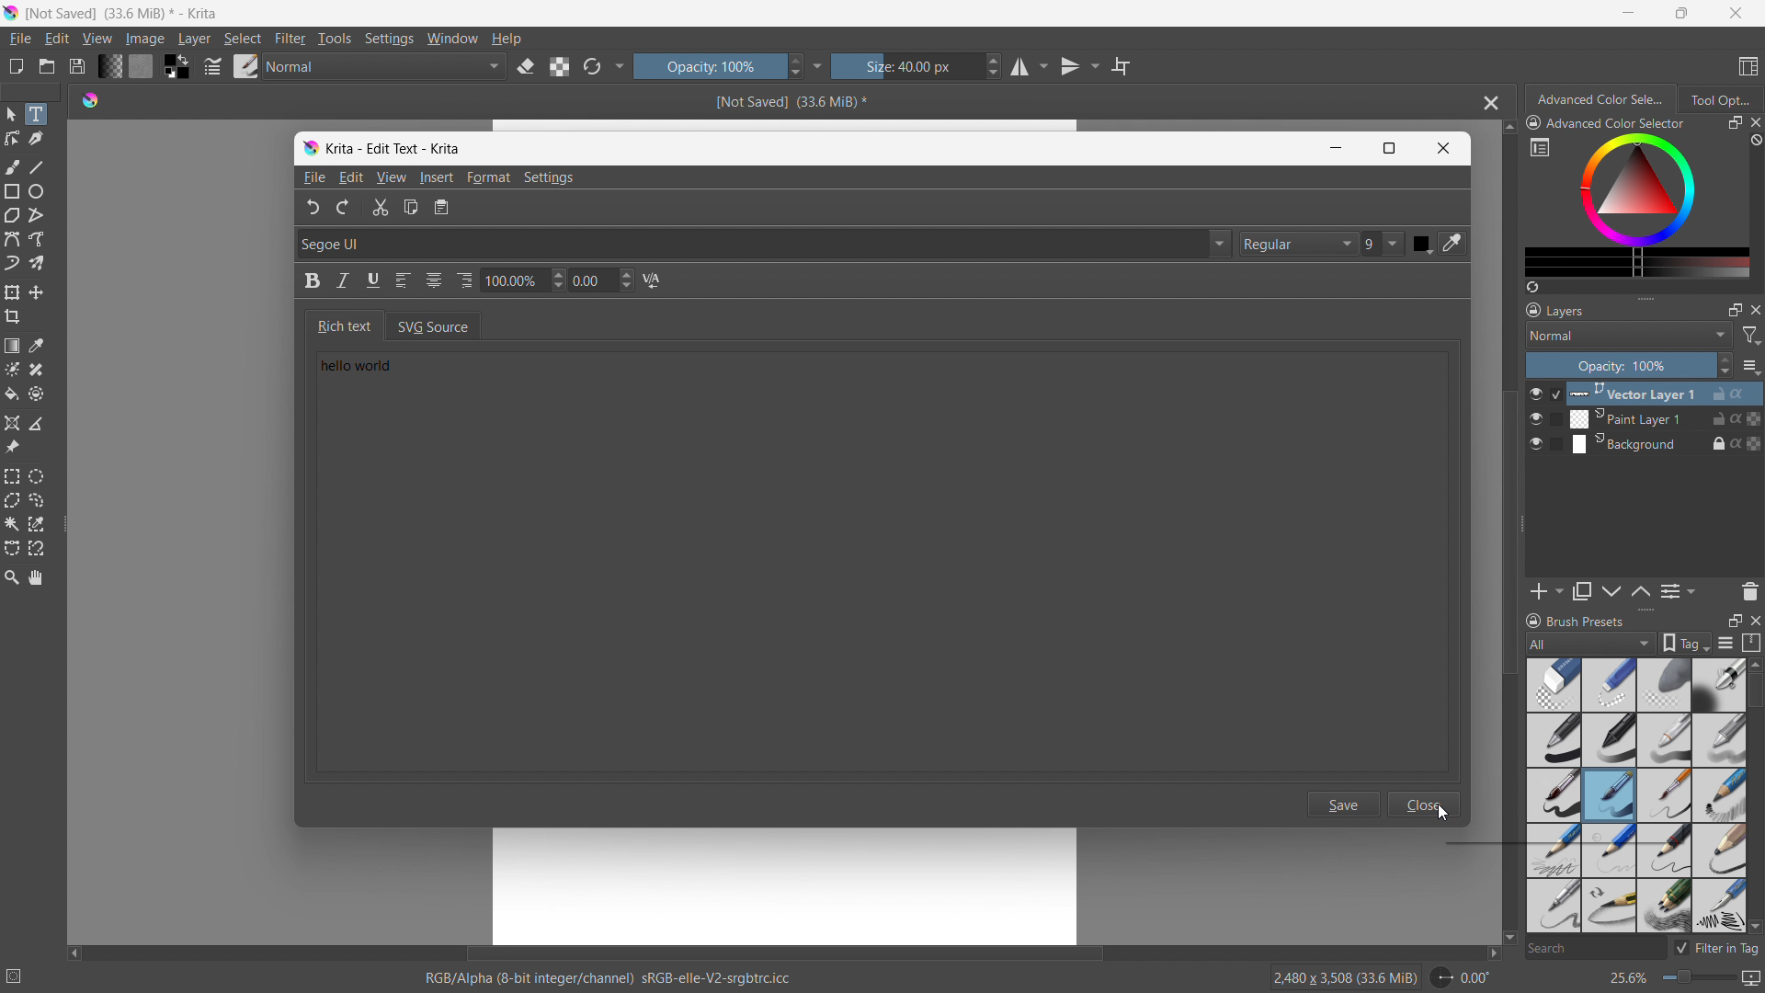 The height and width of the screenshot is (993, 1765). Describe the element at coordinates (1754, 619) in the screenshot. I see `close` at that location.